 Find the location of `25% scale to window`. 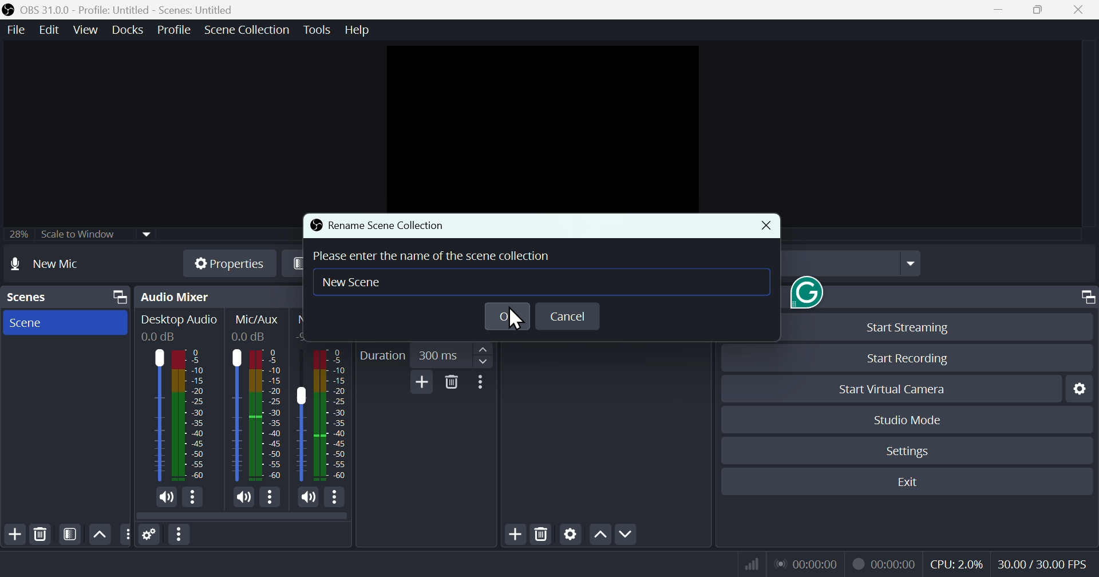

25% scale to window is located at coordinates (76, 236).